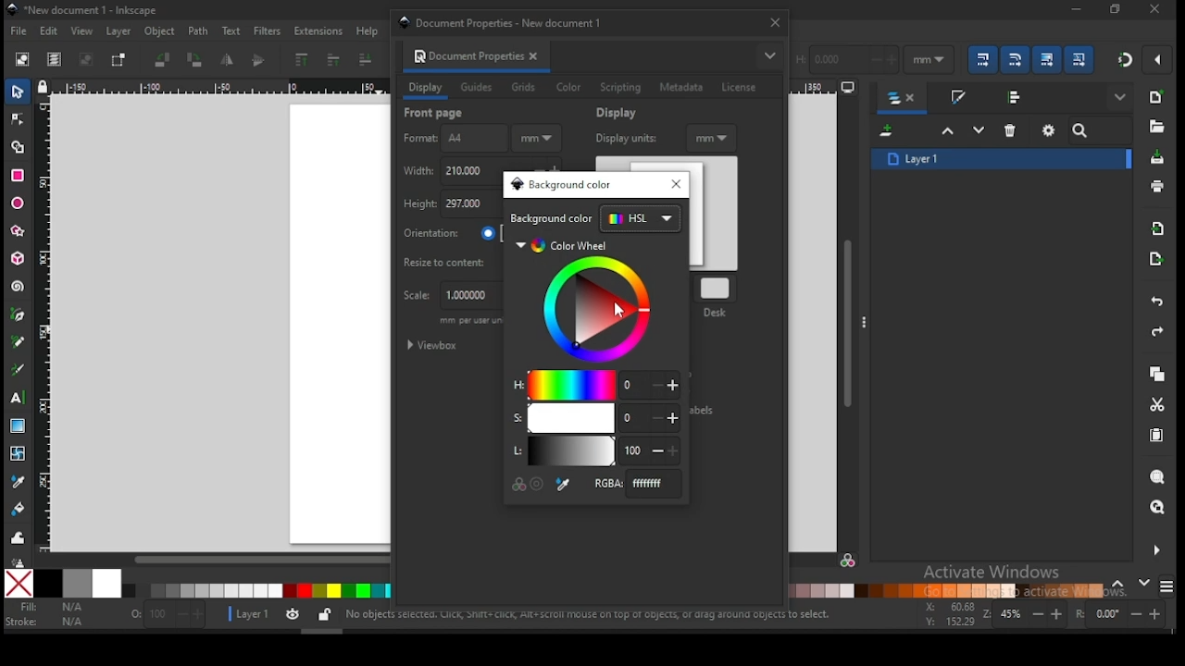 This screenshot has height=666, width=1185. What do you see at coordinates (1155, 258) in the screenshot?
I see `open export` at bounding box center [1155, 258].